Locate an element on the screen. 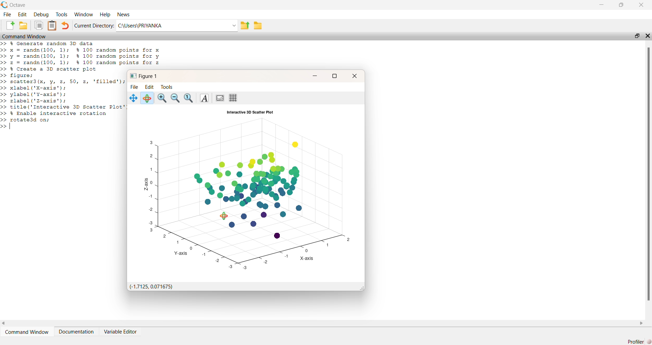 This screenshot has height=345, width=652. scroll right is located at coordinates (641, 323).